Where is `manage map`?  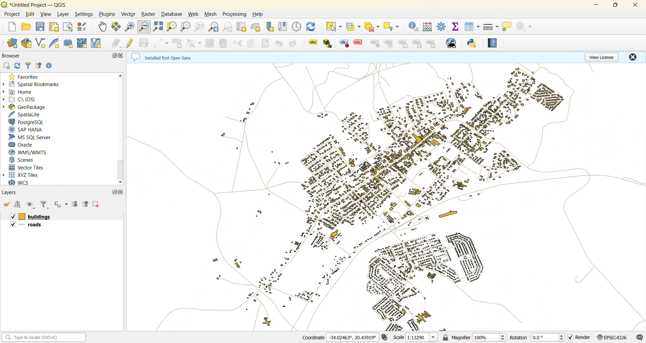 manage map is located at coordinates (31, 205).